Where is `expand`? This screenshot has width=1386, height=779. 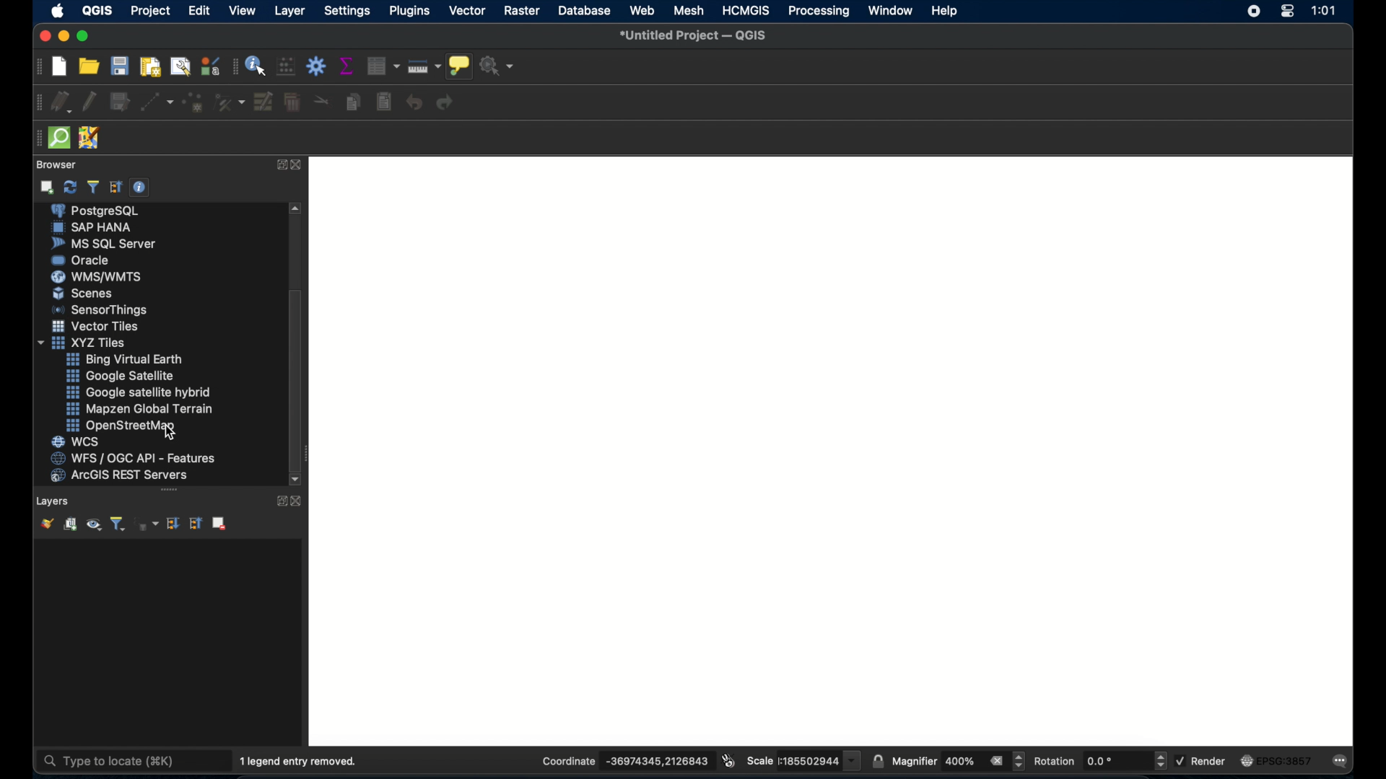 expand is located at coordinates (279, 166).